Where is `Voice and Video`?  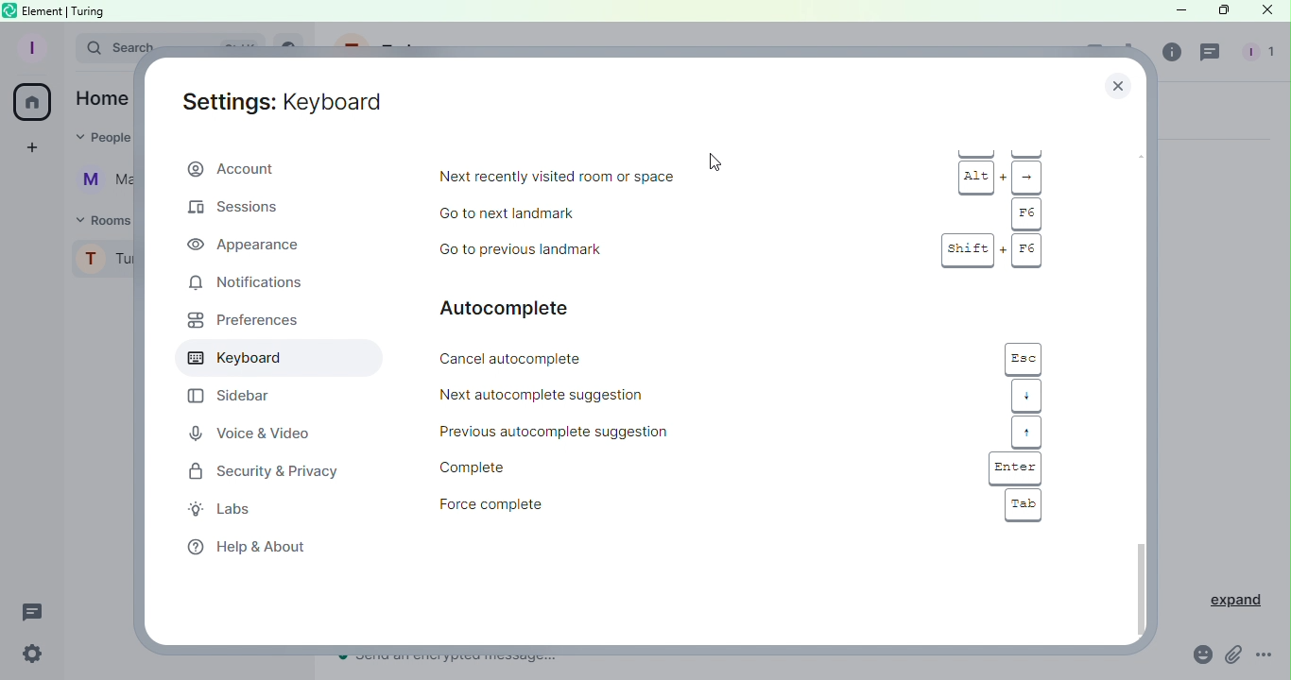 Voice and Video is located at coordinates (249, 433).